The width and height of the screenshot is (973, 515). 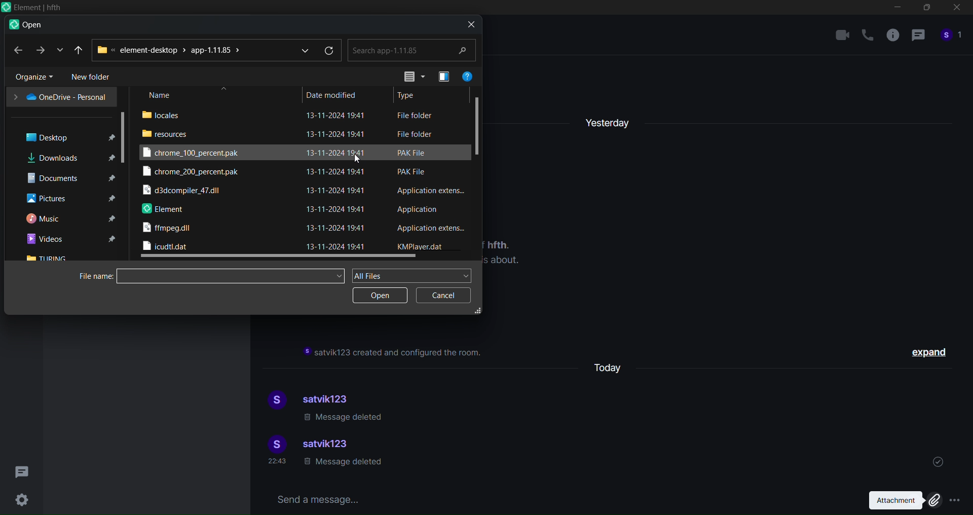 What do you see at coordinates (67, 177) in the screenshot?
I see `documents` at bounding box center [67, 177].